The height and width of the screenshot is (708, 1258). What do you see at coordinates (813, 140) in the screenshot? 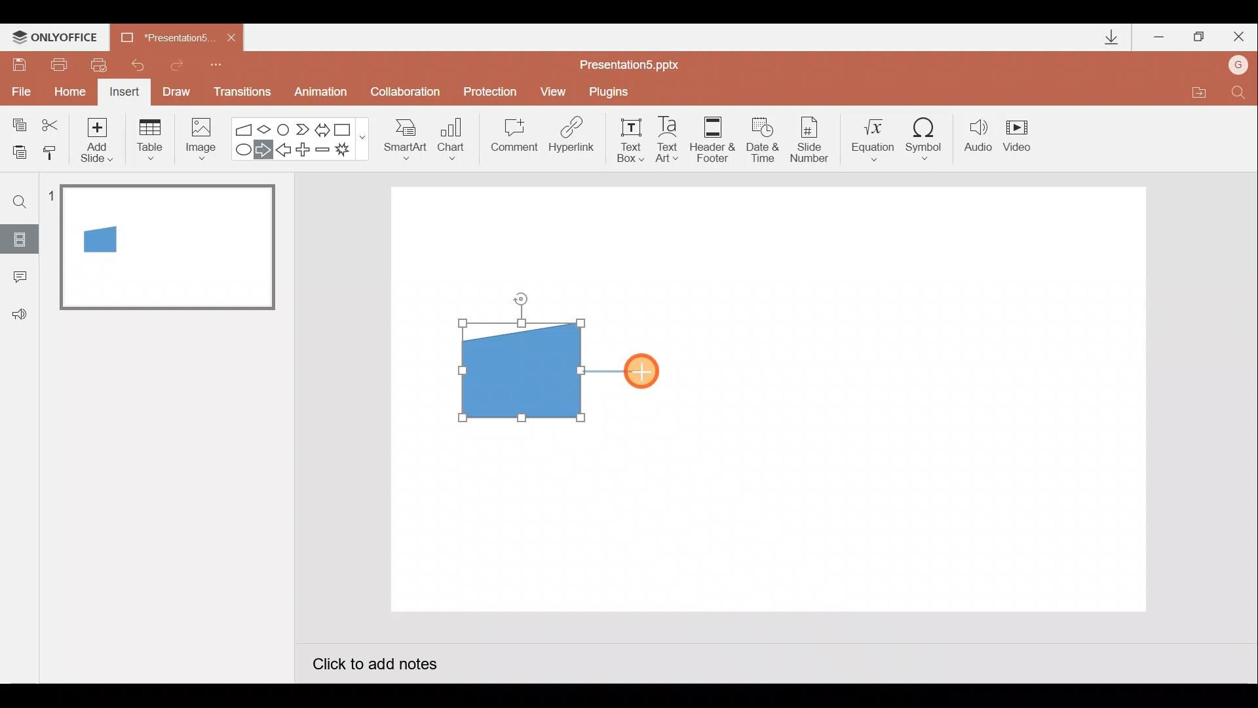
I see `Slide number` at bounding box center [813, 140].